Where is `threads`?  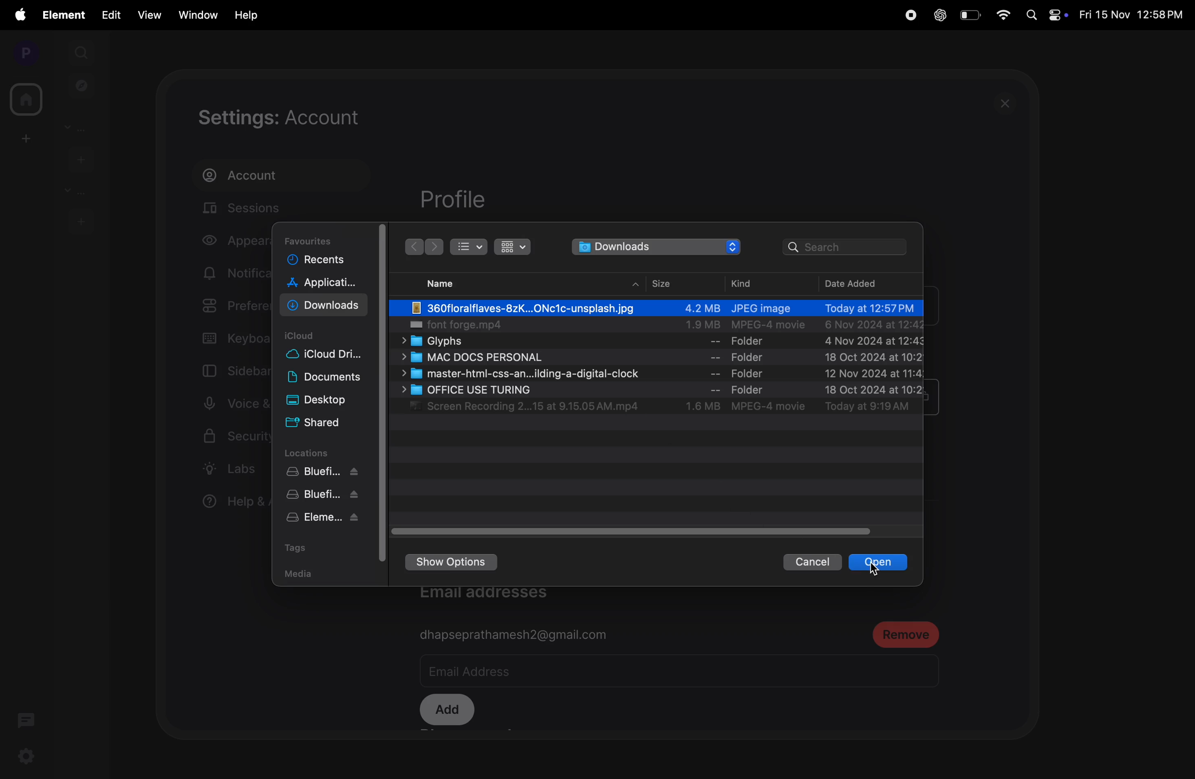 threads is located at coordinates (27, 719).